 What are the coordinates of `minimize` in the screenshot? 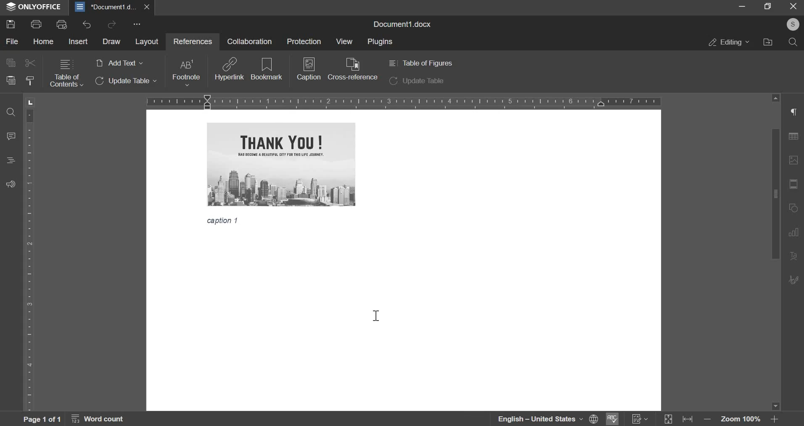 It's located at (742, 7).